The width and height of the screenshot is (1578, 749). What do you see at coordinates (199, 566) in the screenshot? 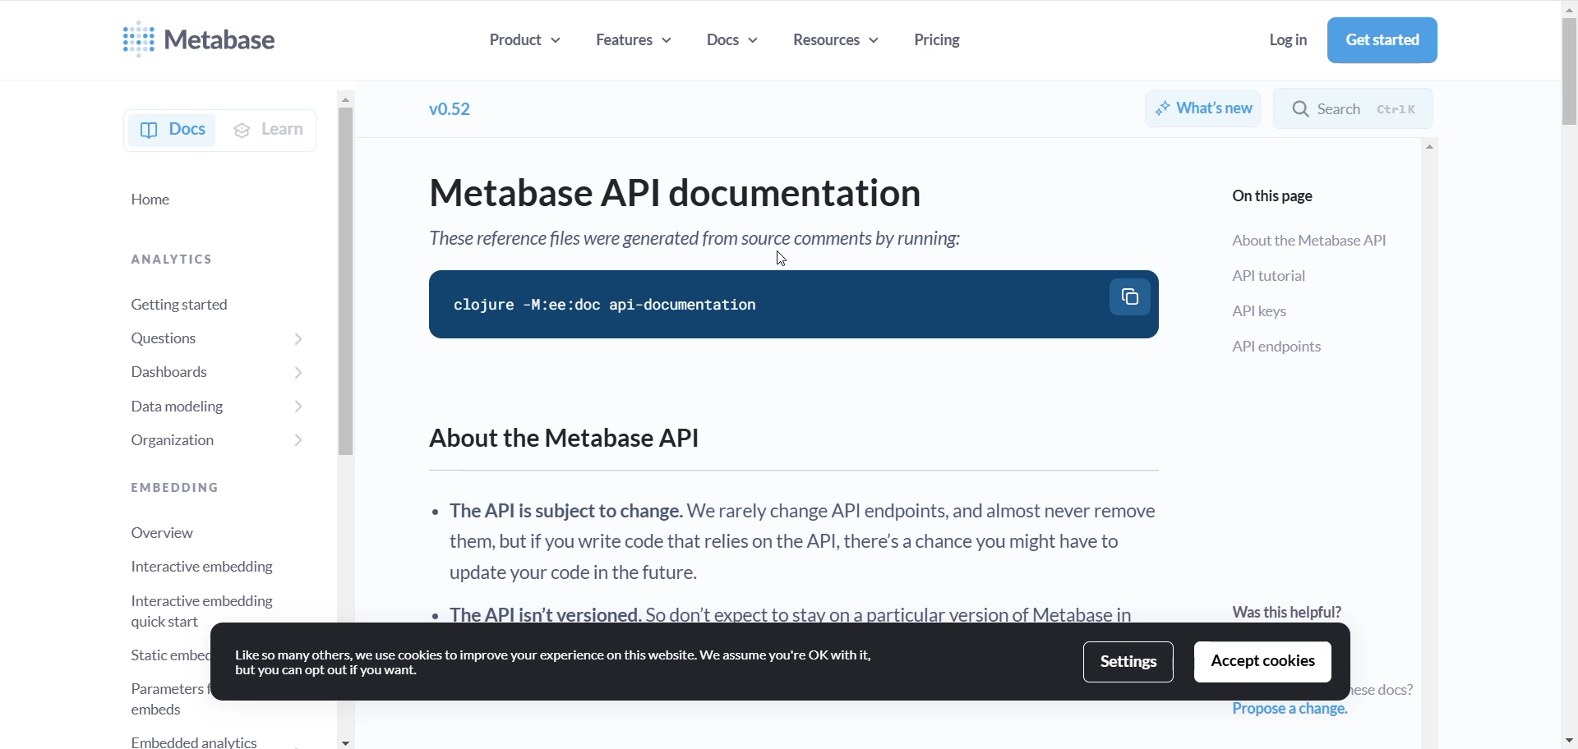
I see `interactive embedding` at bounding box center [199, 566].